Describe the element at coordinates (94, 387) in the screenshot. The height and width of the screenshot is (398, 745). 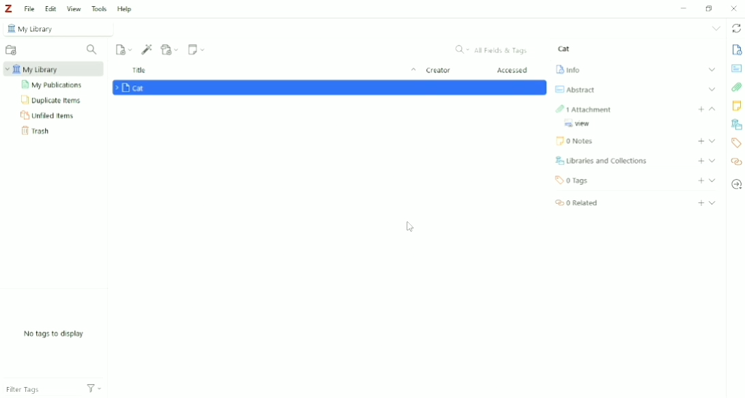
I see `Actions` at that location.